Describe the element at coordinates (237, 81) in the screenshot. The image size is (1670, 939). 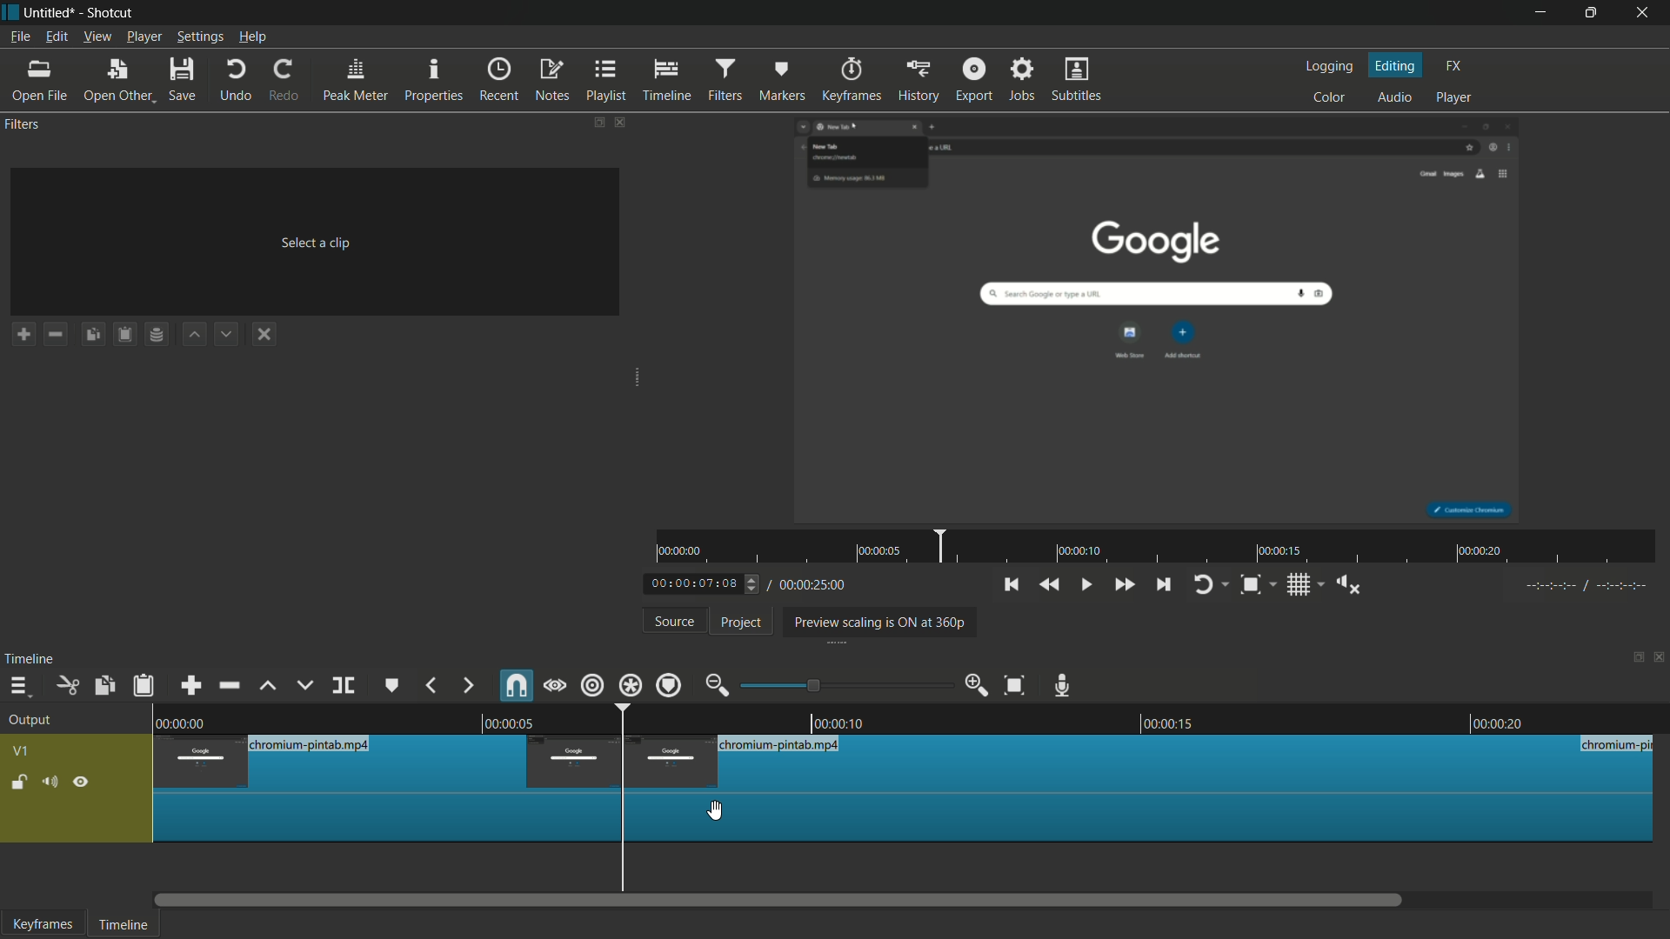
I see `undo` at that location.